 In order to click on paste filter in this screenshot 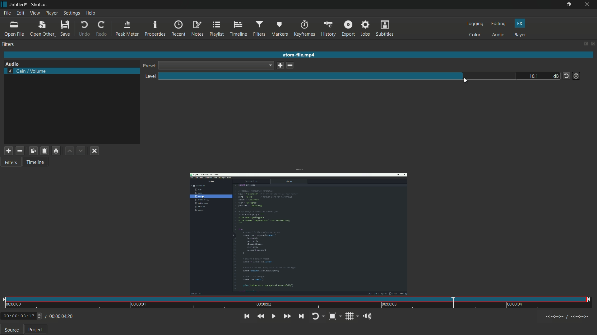, I will do `click(45, 151)`.